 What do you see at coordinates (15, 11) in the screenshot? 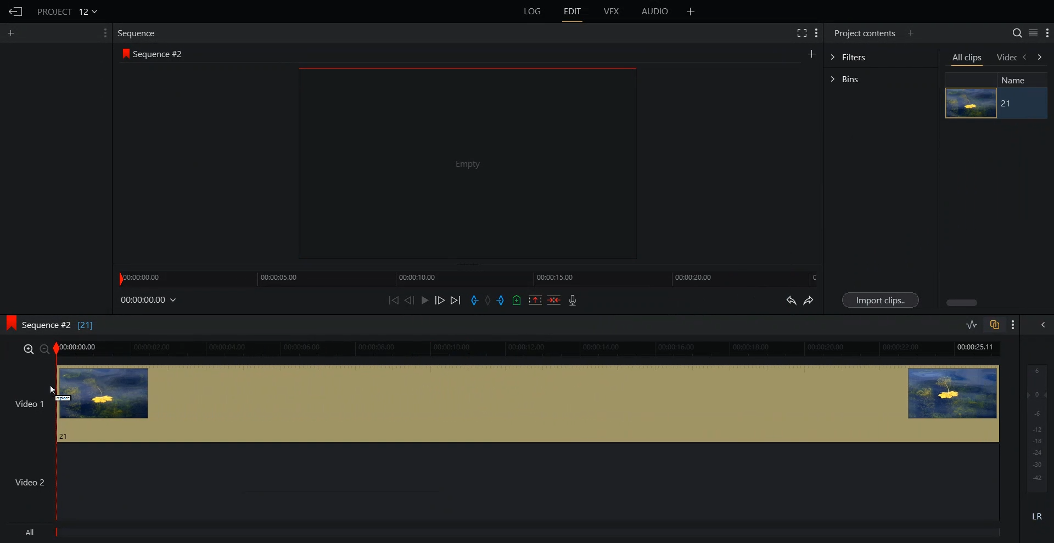
I see `Go Back` at bounding box center [15, 11].